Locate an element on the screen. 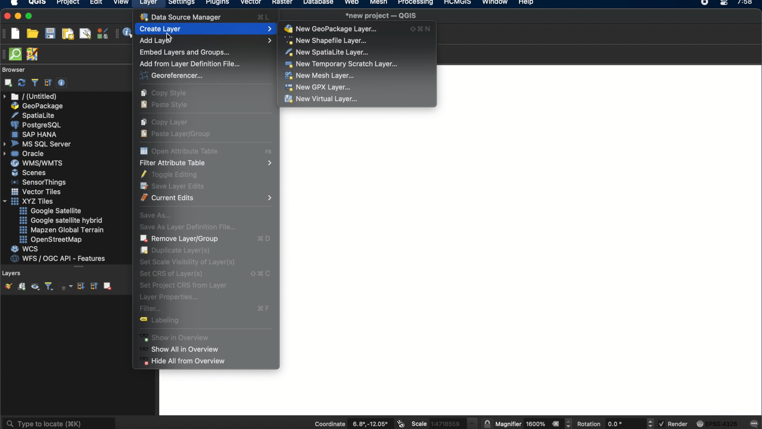  workspace is located at coordinates (599, 88).